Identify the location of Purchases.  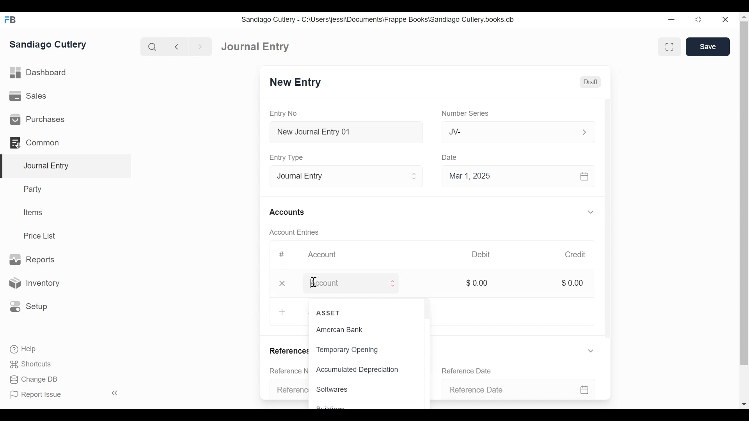
(65, 119).